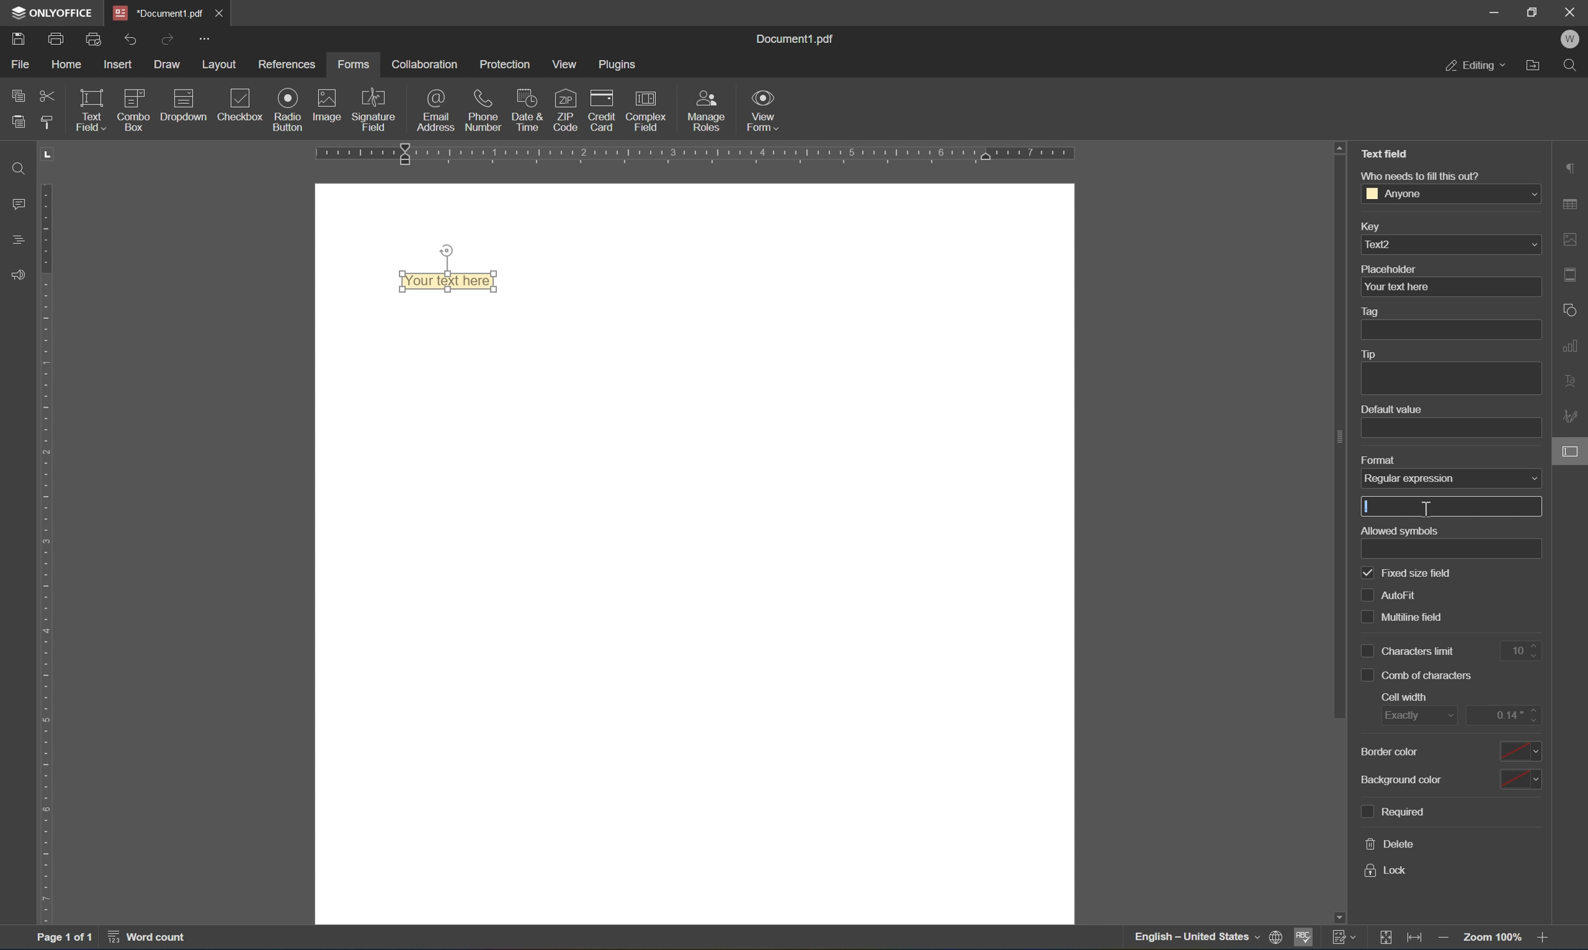  What do you see at coordinates (1404, 651) in the screenshot?
I see `characters limit` at bounding box center [1404, 651].